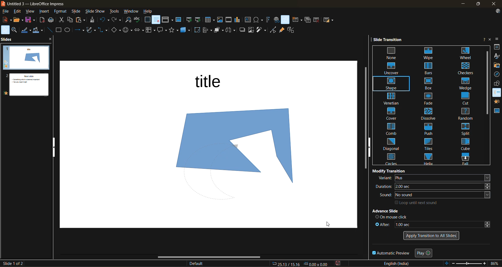 This screenshot has width=502, height=267. I want to click on loop until next sound, so click(417, 202).